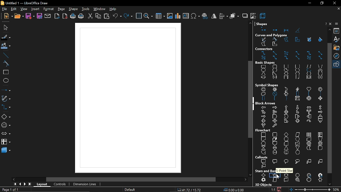 The height and width of the screenshot is (192, 341). What do you see at coordinates (262, 157) in the screenshot?
I see `callouts` at bounding box center [262, 157].